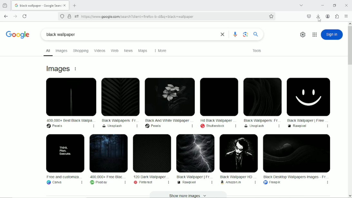 This screenshot has height=198, width=352. What do you see at coordinates (143, 50) in the screenshot?
I see `Maps` at bounding box center [143, 50].